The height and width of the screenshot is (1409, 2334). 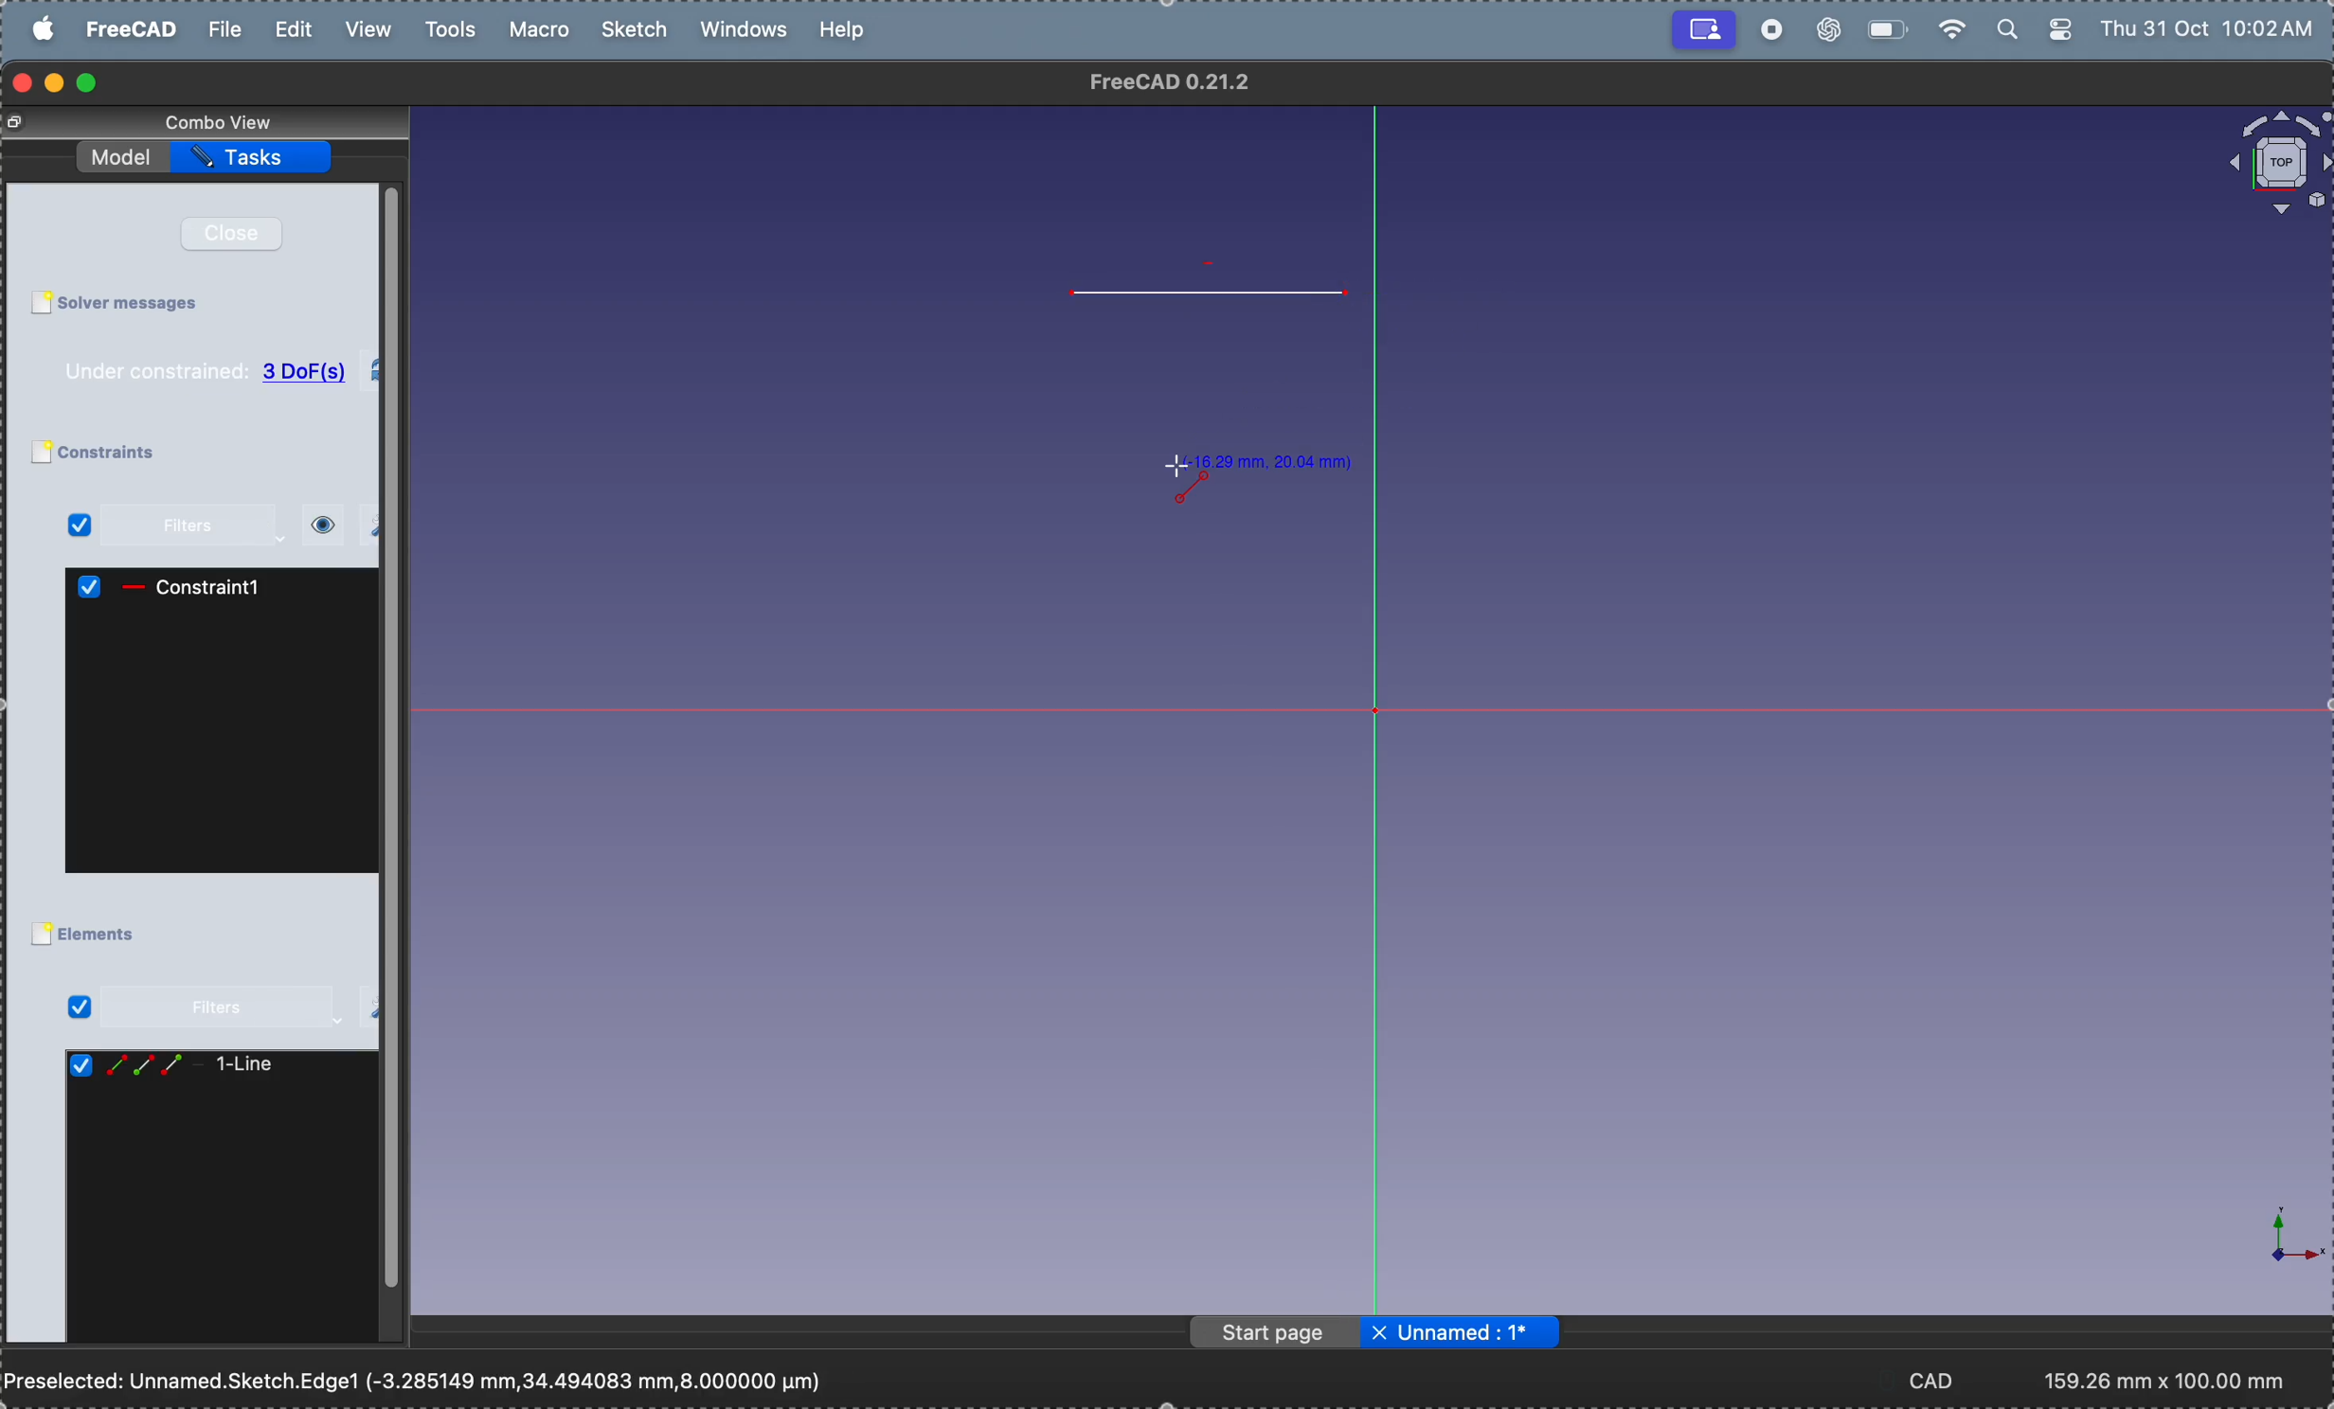 What do you see at coordinates (93, 588) in the screenshot?
I see `Checked Checkbox` at bounding box center [93, 588].